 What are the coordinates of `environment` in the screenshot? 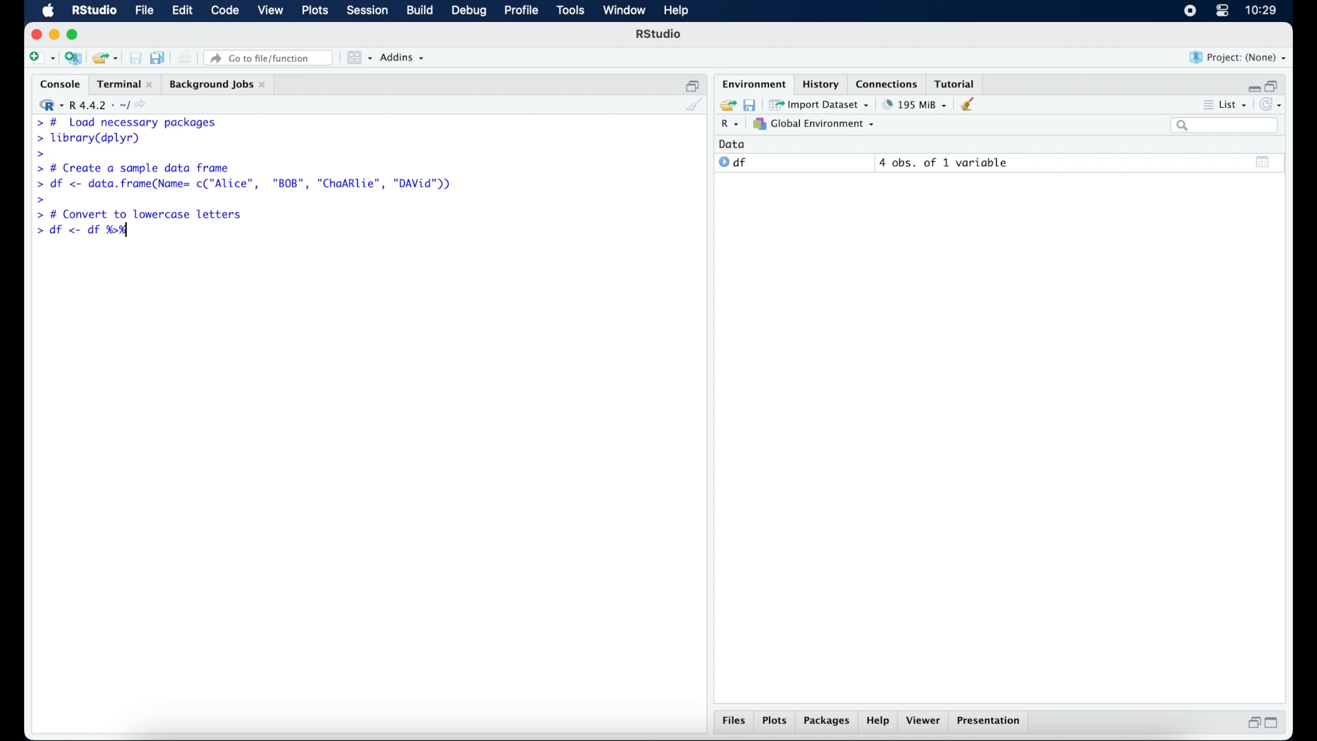 It's located at (752, 83).